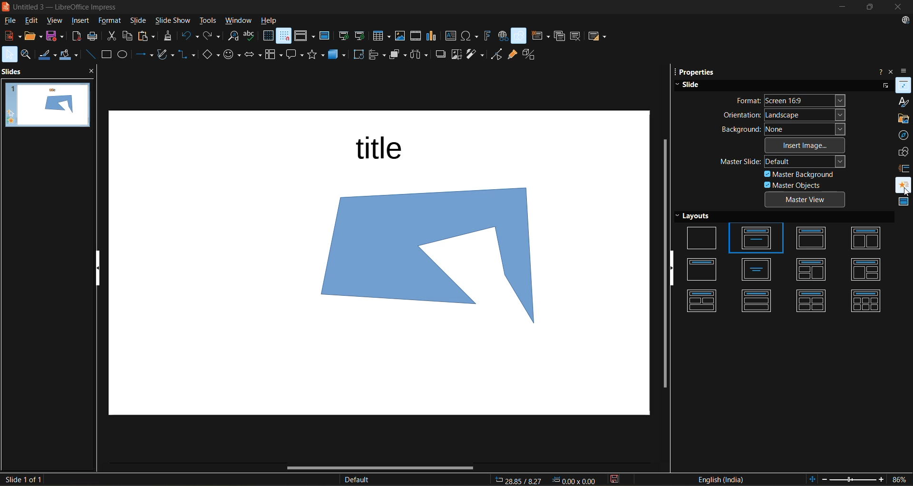 The image size is (913, 486). Describe the element at coordinates (801, 175) in the screenshot. I see `master background` at that location.